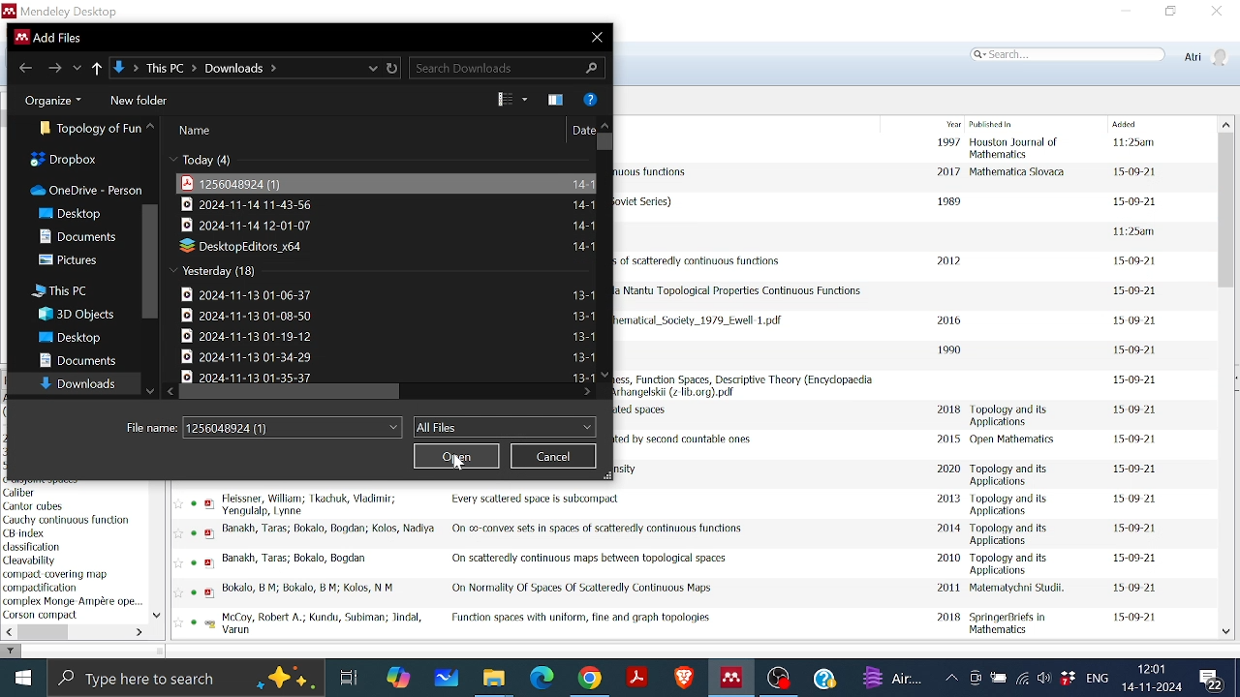 This screenshot has width=1240, height=697. What do you see at coordinates (154, 616) in the screenshot?
I see `Move down in filter by author keywords` at bounding box center [154, 616].